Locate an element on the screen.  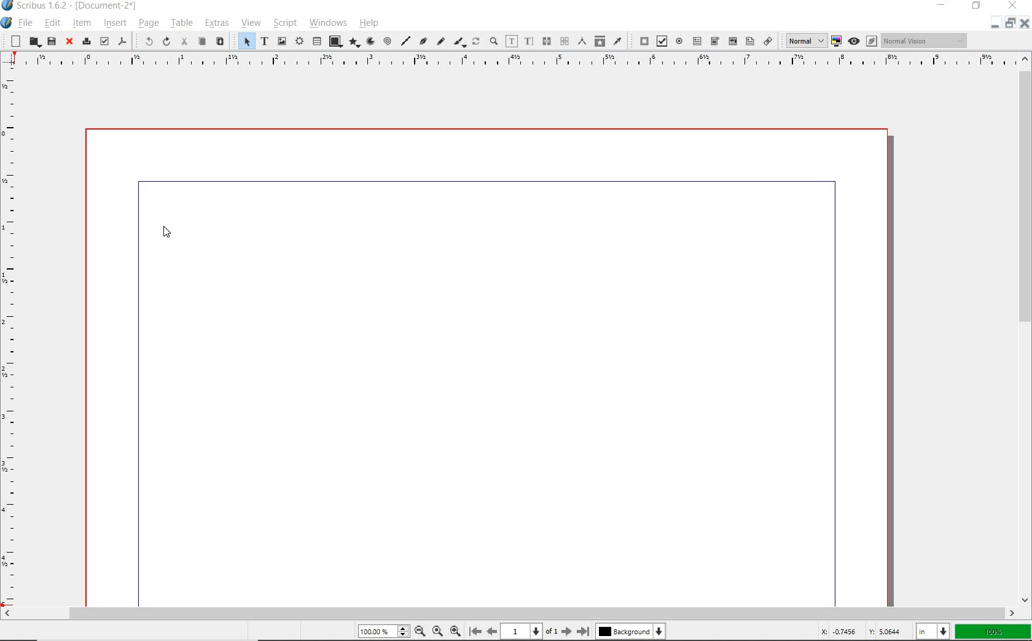
text frame is located at coordinates (265, 41).